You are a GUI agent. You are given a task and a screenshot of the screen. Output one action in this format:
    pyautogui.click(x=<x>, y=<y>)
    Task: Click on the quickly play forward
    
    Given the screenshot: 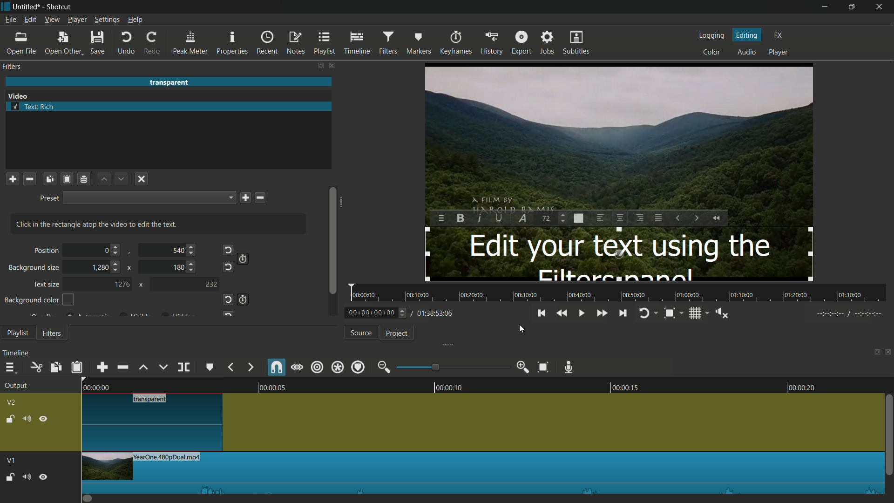 What is the action you would take?
    pyautogui.click(x=600, y=313)
    